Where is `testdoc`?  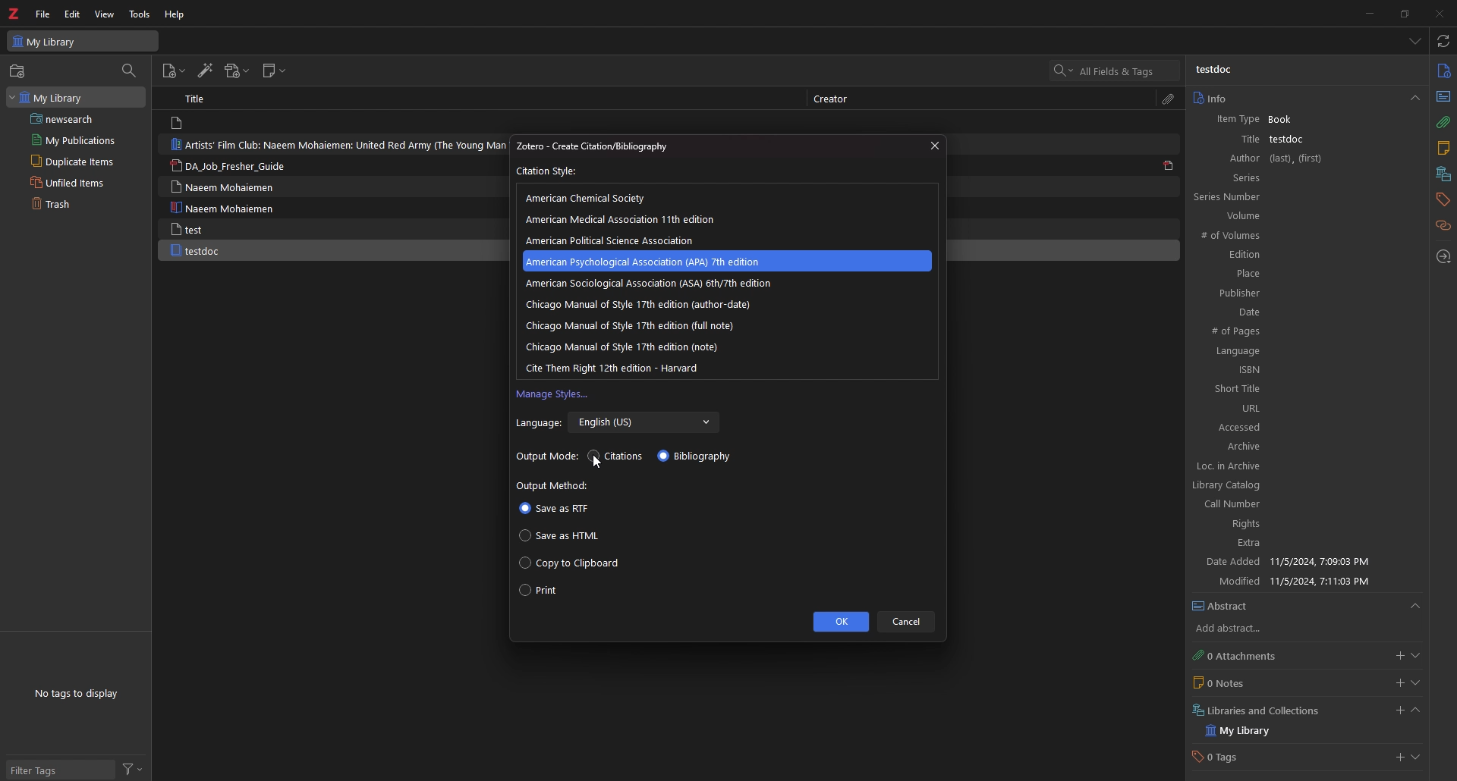
testdoc is located at coordinates (1216, 70).